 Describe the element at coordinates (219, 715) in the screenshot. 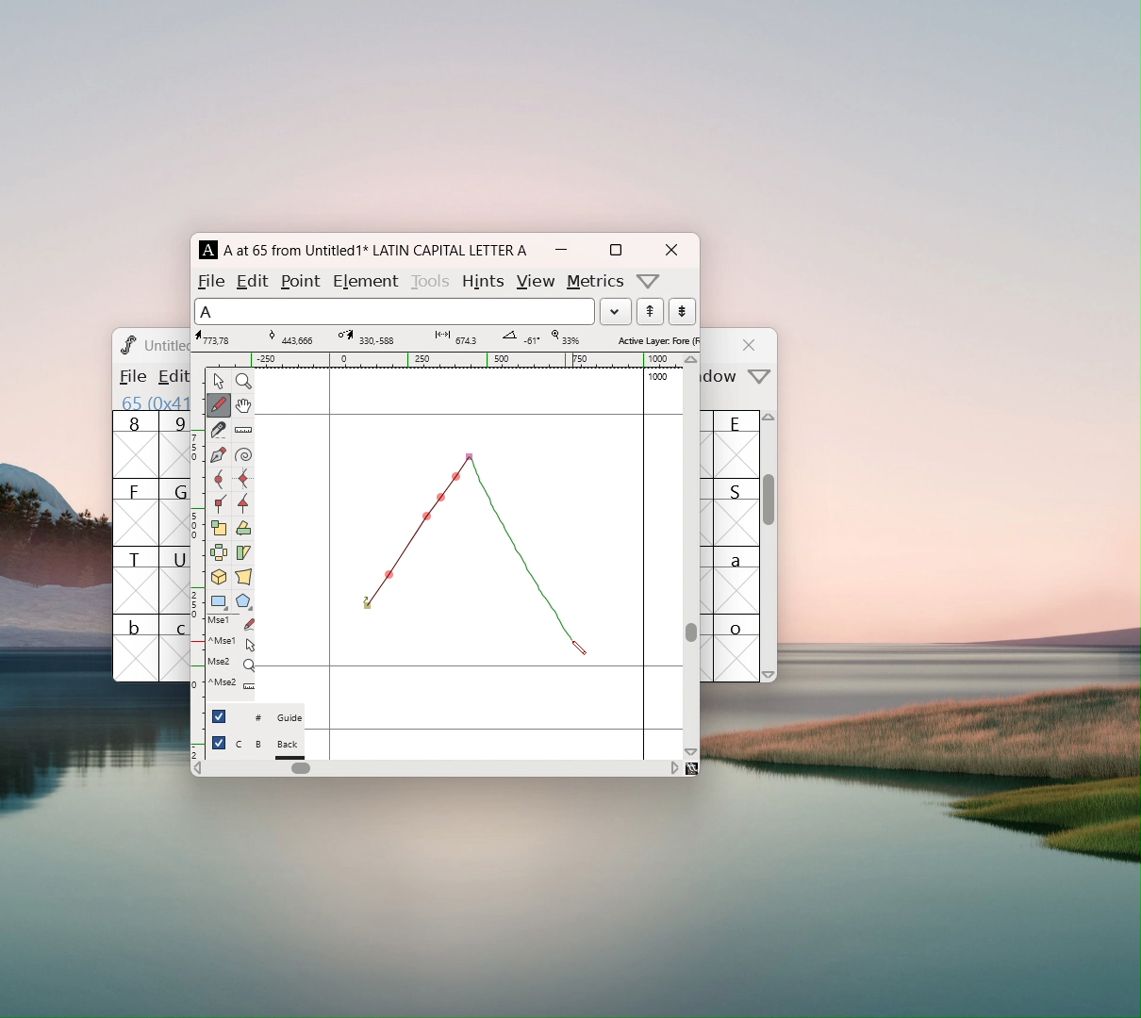

I see `checkbox` at that location.